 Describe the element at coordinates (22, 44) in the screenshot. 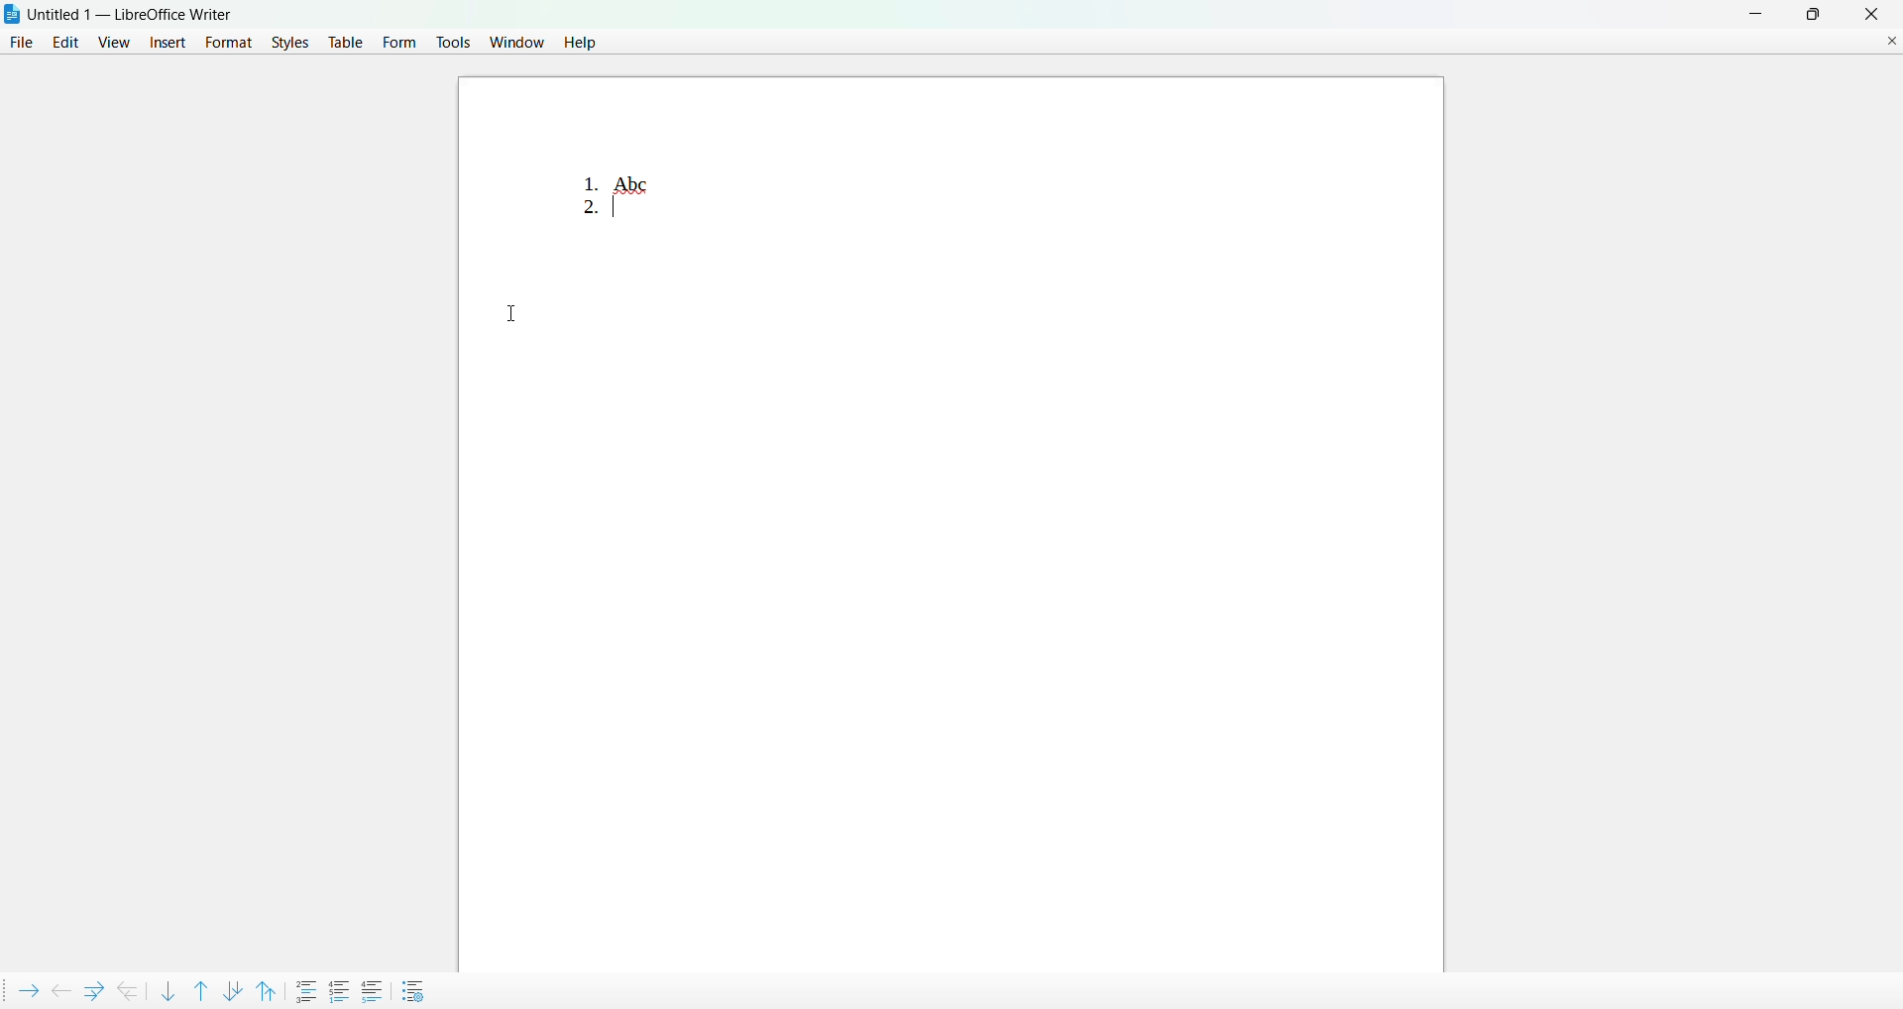

I see `file` at that location.